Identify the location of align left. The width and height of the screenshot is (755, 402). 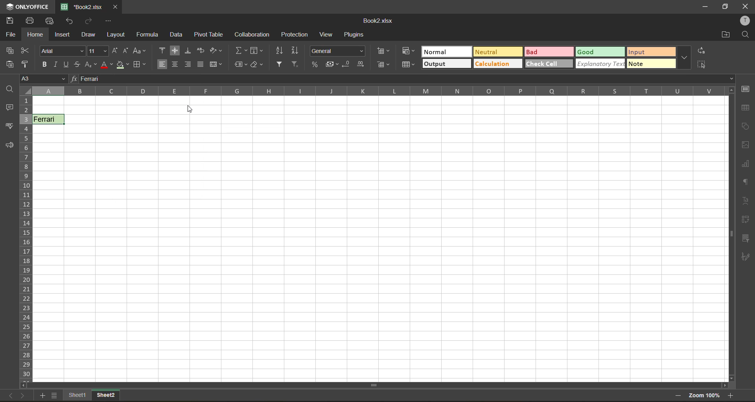
(162, 64).